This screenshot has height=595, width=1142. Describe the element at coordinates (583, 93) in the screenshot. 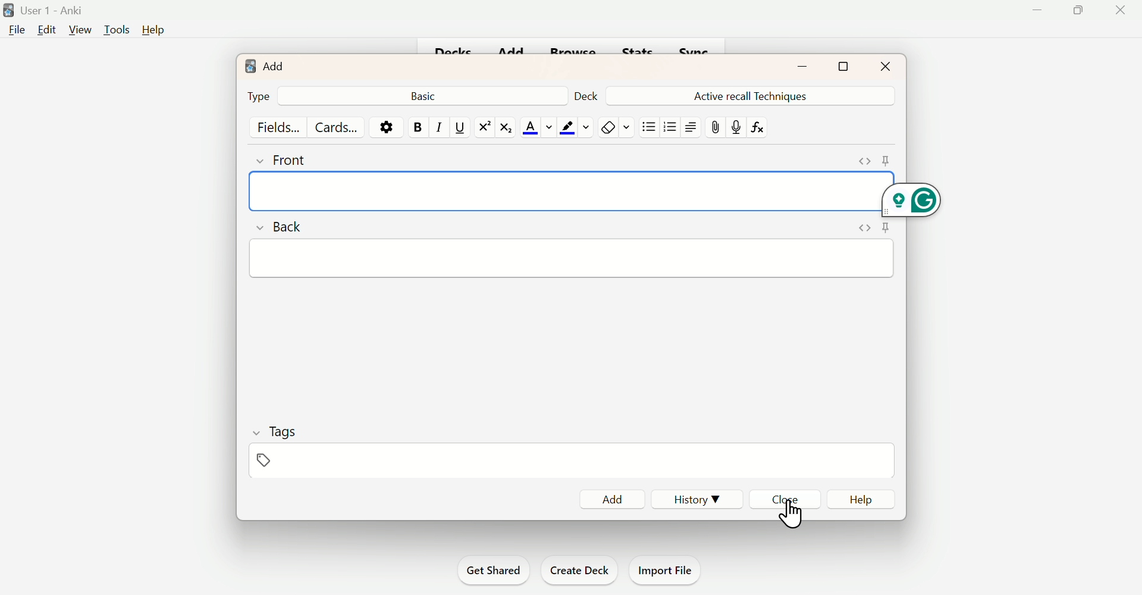

I see `Deck` at that location.